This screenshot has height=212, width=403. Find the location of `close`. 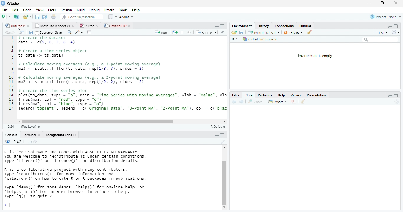

close is located at coordinates (40, 135).